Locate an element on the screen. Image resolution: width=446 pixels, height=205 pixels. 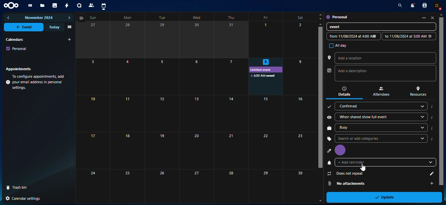
when shared show full event is located at coordinates (362, 116).